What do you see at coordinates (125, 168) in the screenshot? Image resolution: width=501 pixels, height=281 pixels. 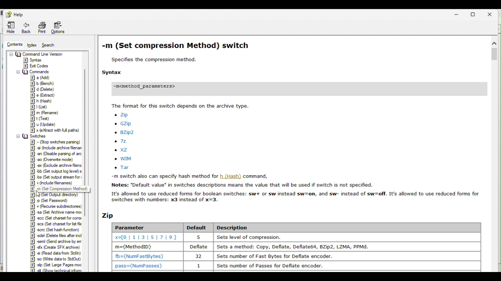 I see `tar` at bounding box center [125, 168].